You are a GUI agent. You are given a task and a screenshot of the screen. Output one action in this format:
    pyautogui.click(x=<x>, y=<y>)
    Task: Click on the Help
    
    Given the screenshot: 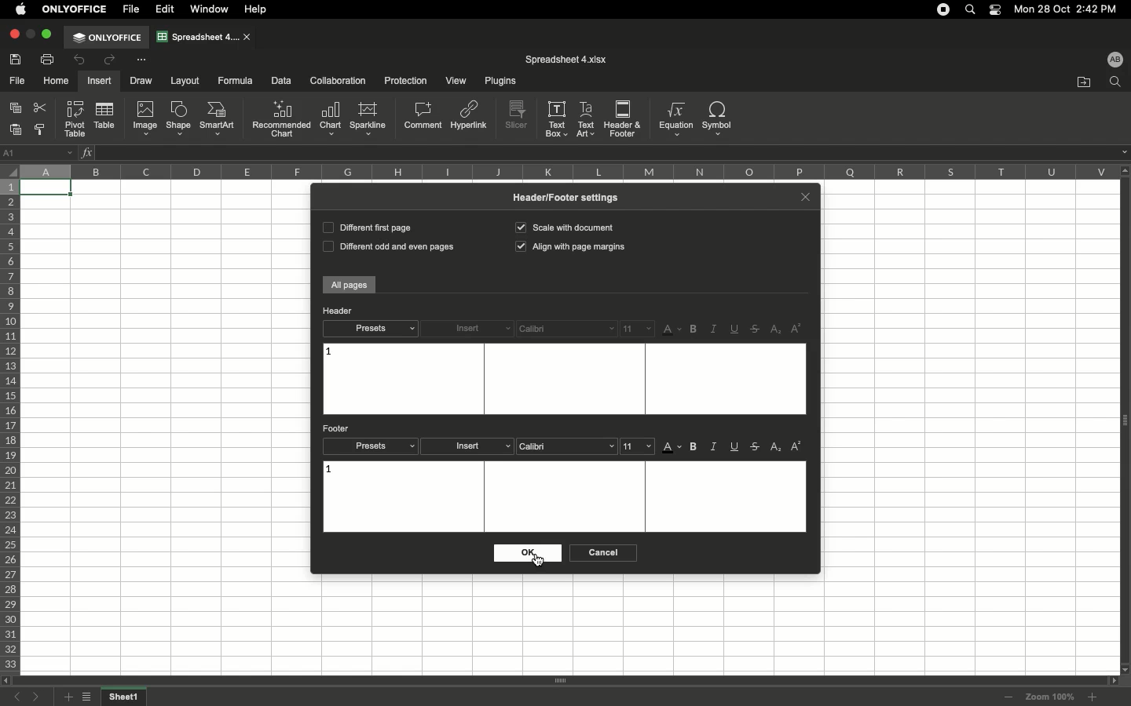 What is the action you would take?
    pyautogui.click(x=258, y=9)
    